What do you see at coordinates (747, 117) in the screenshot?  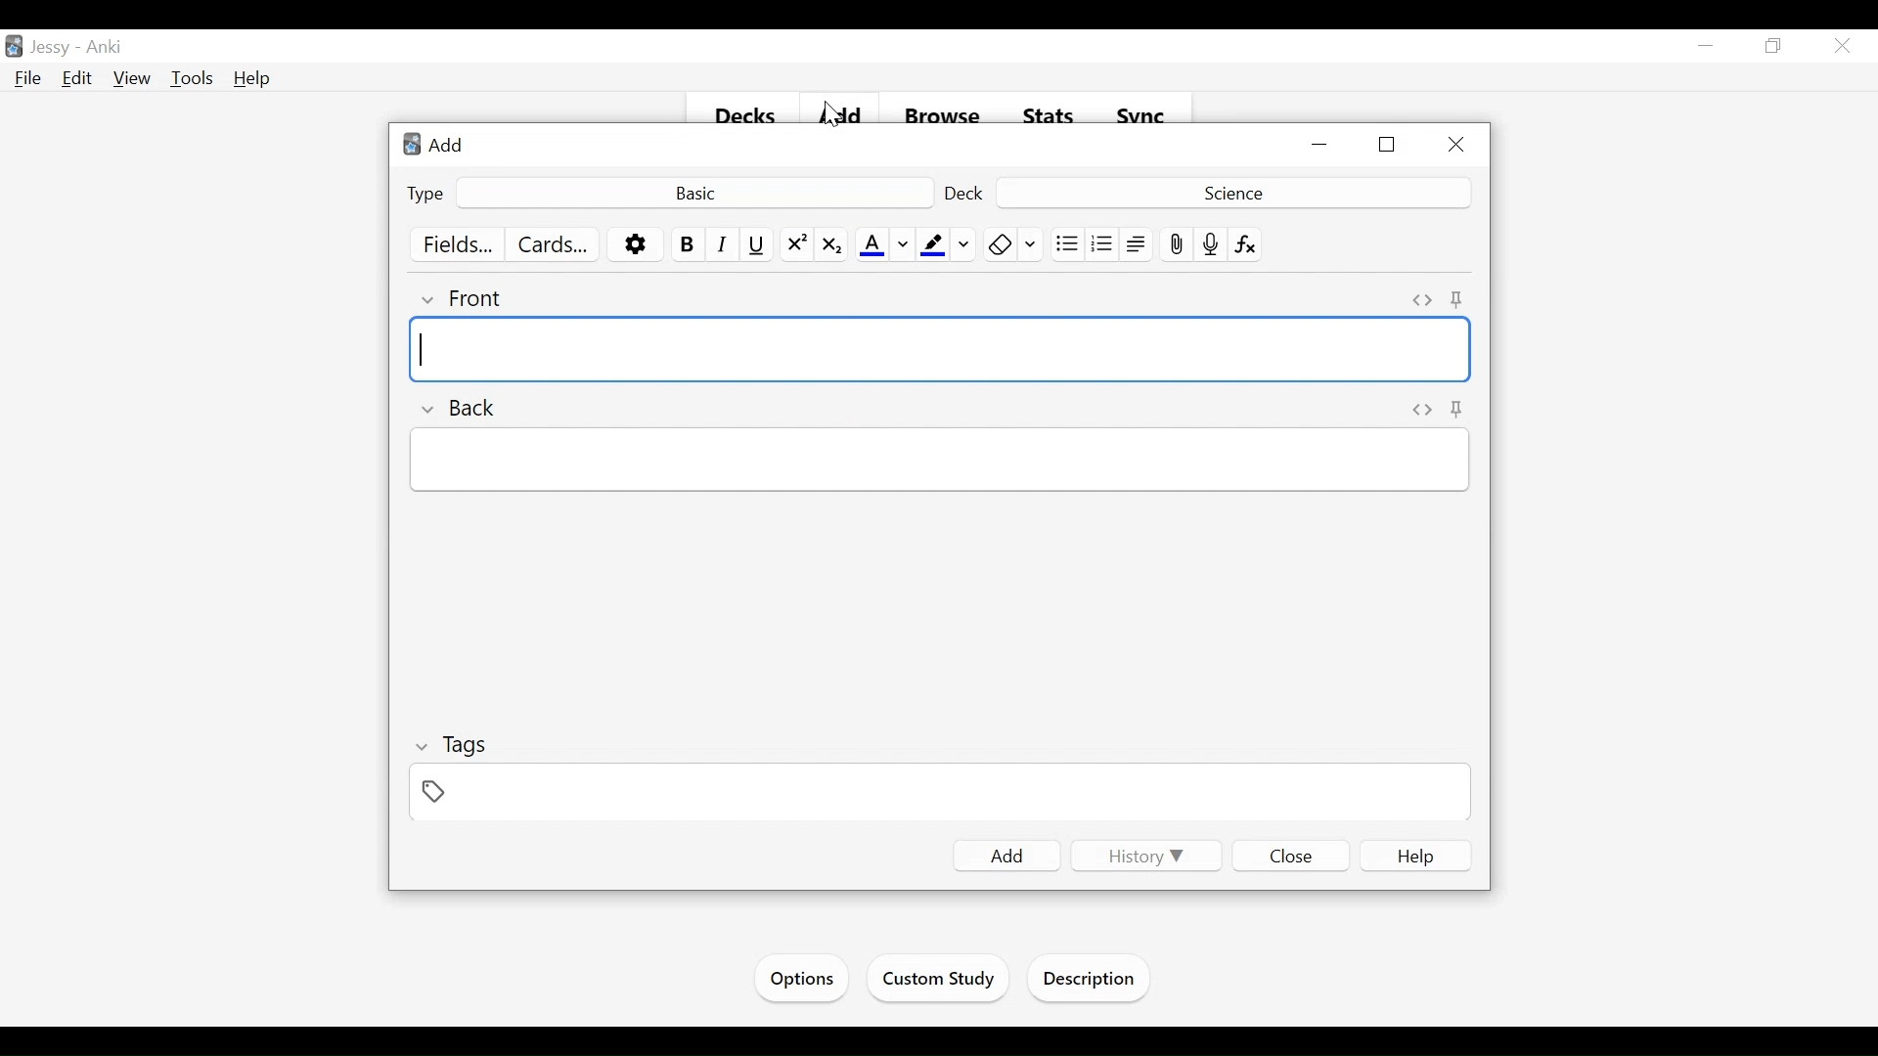 I see `Decks` at bounding box center [747, 117].